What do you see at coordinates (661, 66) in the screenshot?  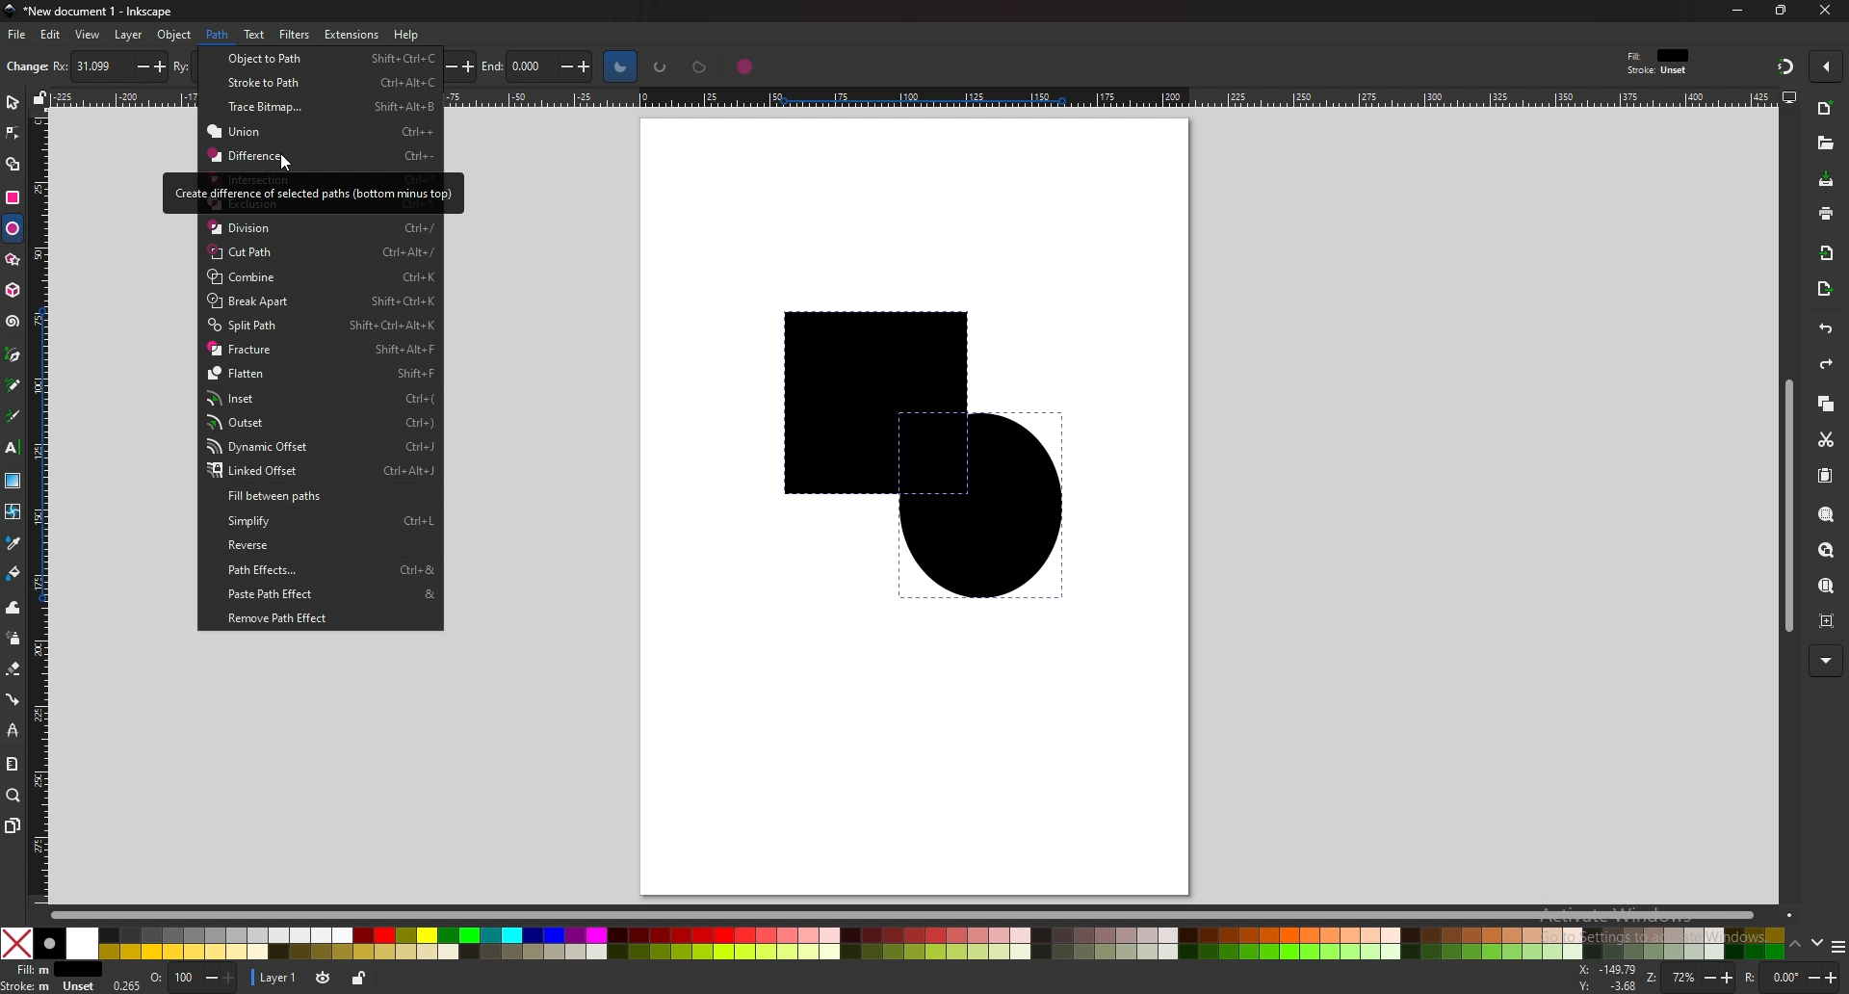 I see `arc` at bounding box center [661, 66].